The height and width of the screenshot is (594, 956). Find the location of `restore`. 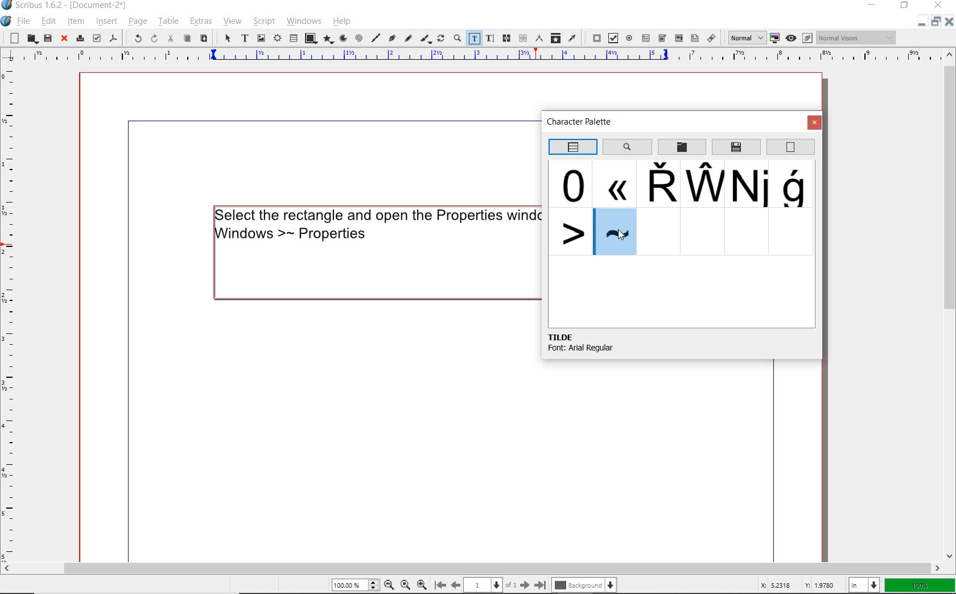

restore is located at coordinates (935, 23).